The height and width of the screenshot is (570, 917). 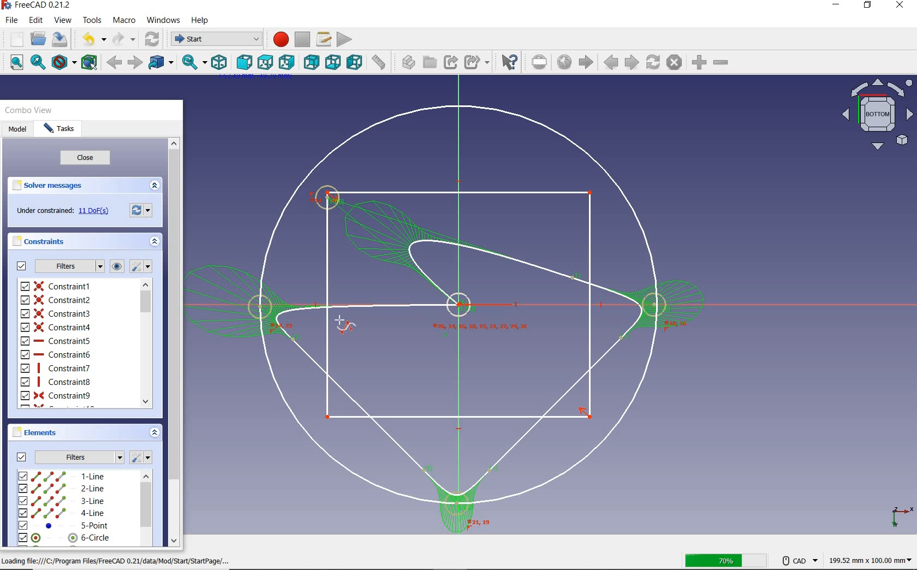 What do you see at coordinates (565, 63) in the screenshot?
I see `open website` at bounding box center [565, 63].